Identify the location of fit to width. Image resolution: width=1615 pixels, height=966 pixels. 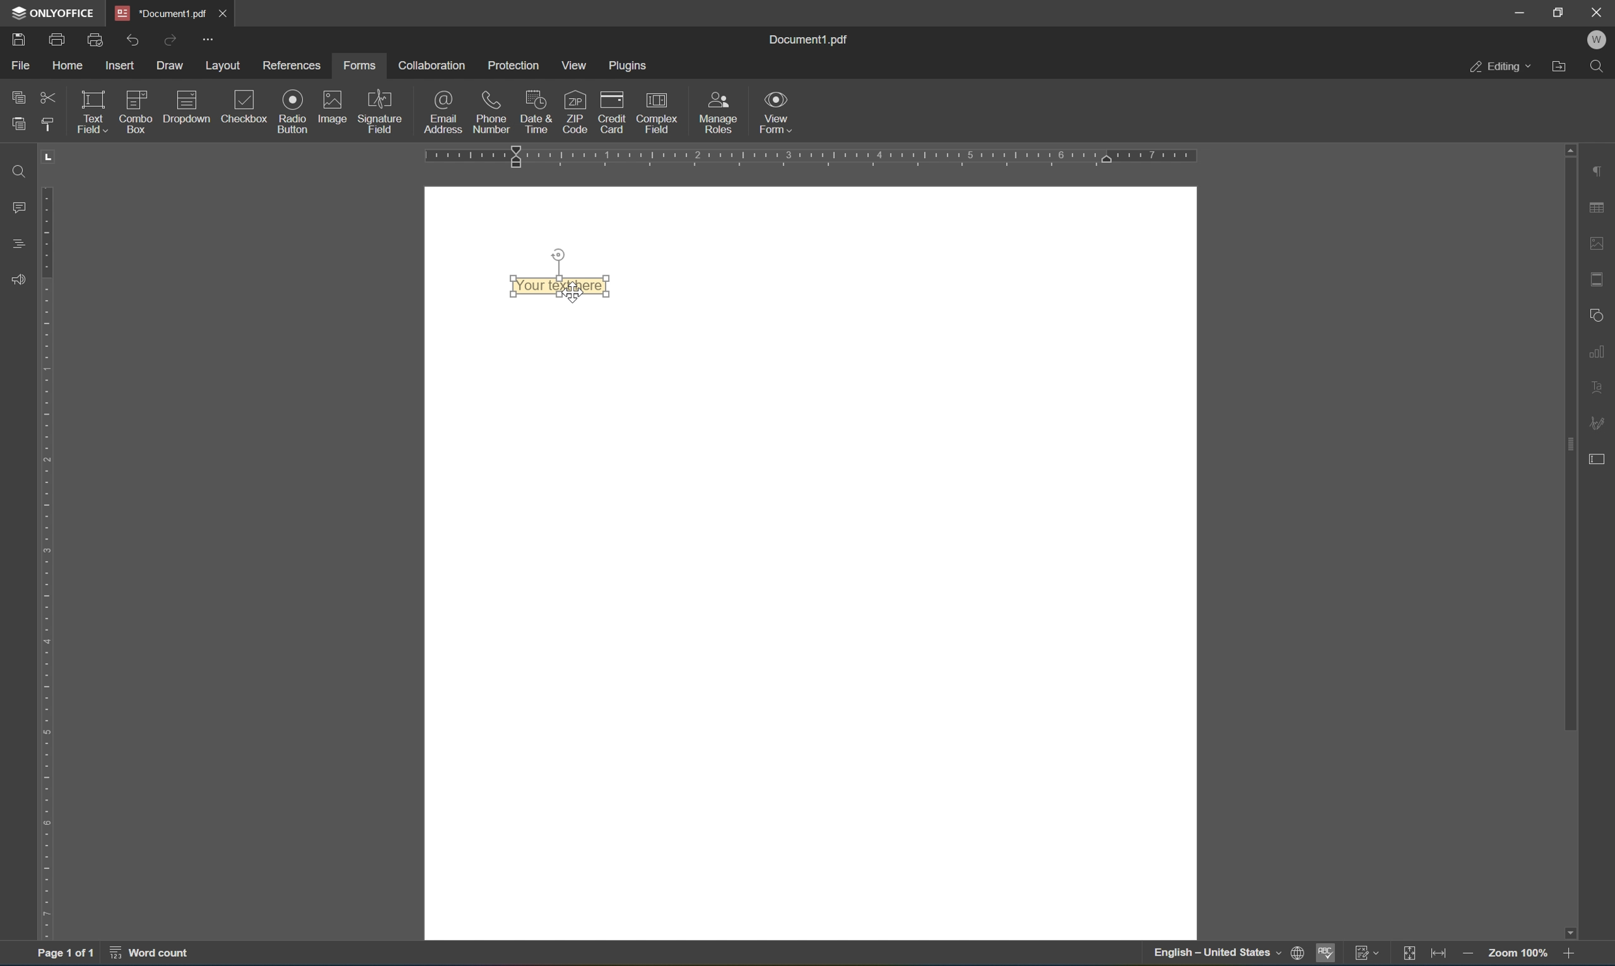
(1439, 956).